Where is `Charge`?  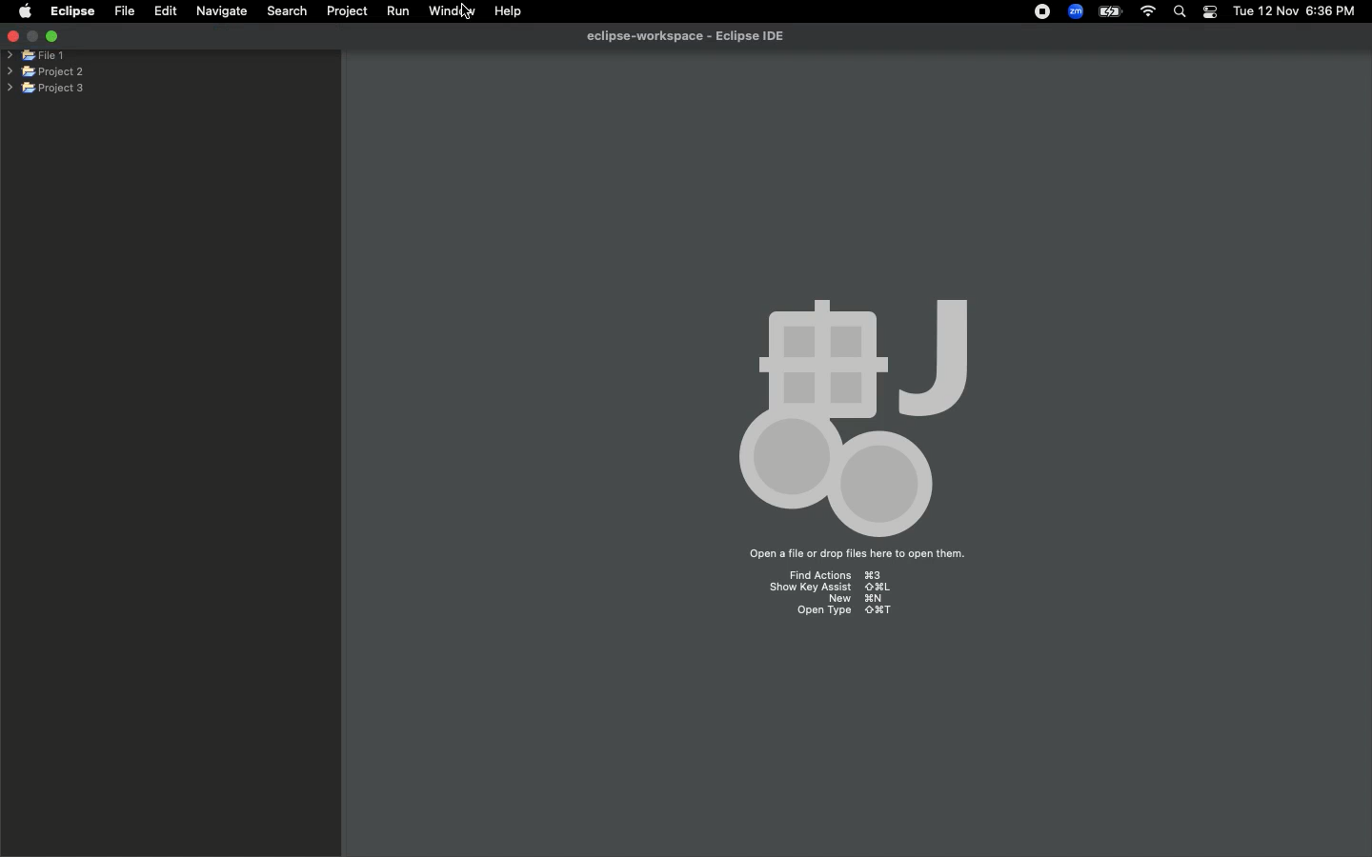
Charge is located at coordinates (1108, 11).